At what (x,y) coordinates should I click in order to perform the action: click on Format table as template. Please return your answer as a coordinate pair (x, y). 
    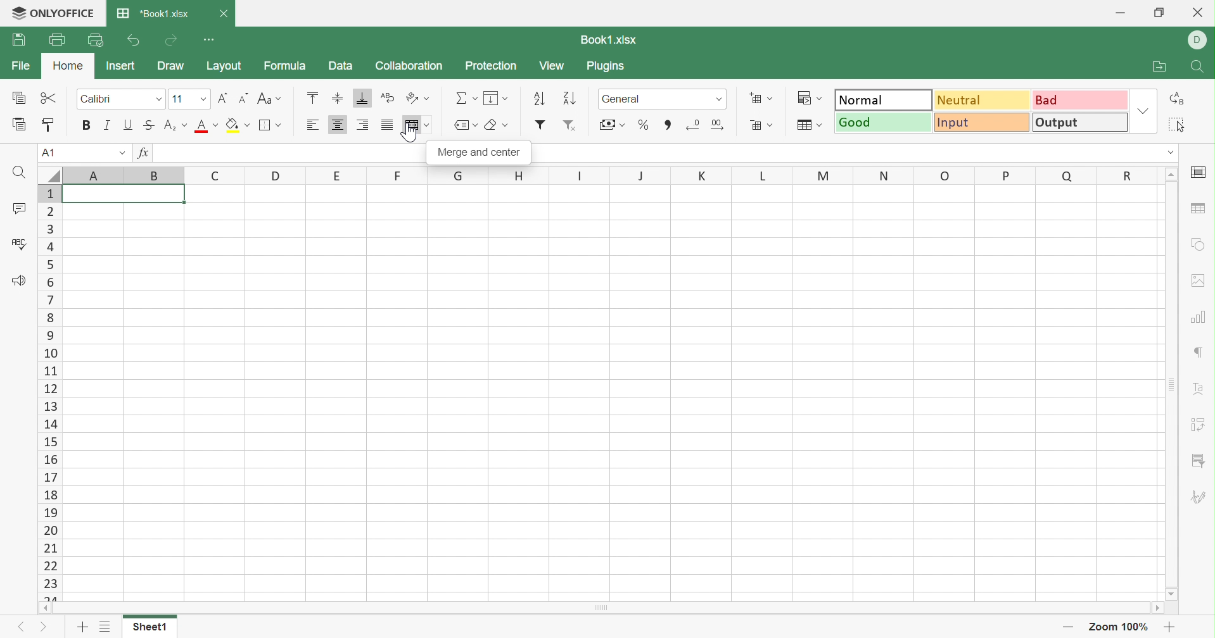
    Looking at the image, I should click on (808, 126).